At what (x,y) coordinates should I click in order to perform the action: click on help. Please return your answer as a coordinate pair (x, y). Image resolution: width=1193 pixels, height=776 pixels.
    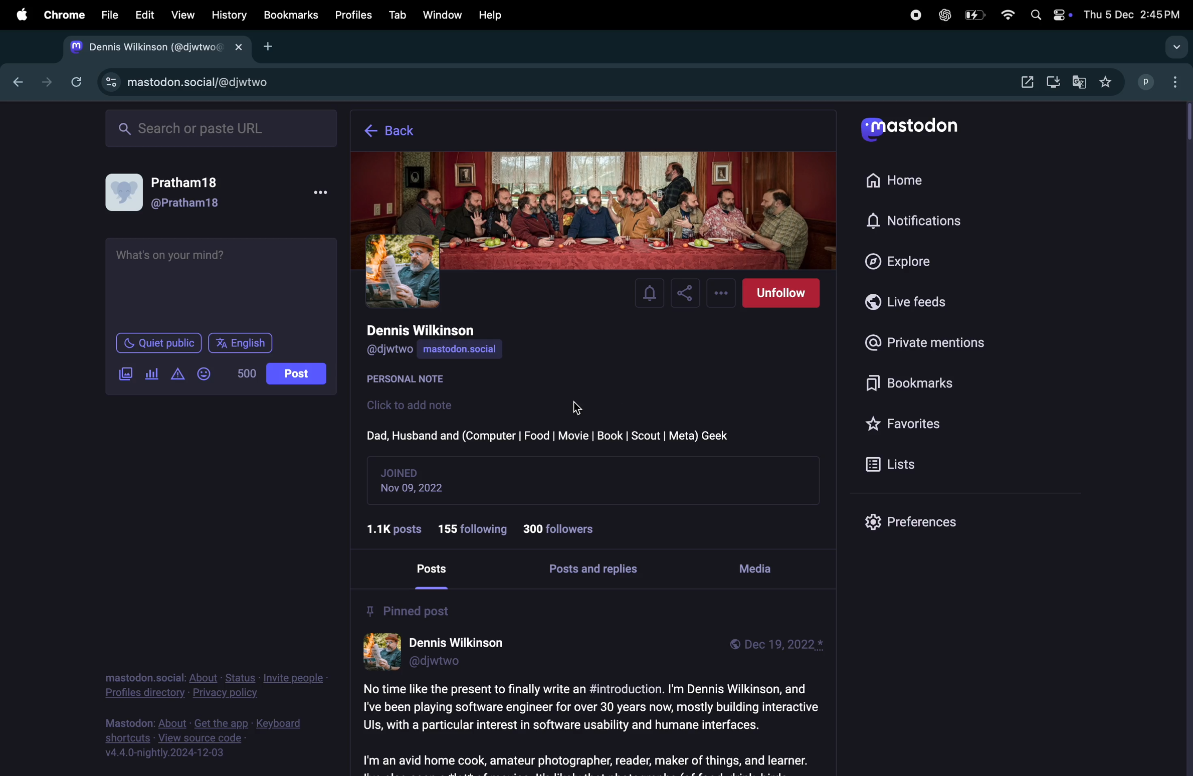
    Looking at the image, I should click on (492, 15).